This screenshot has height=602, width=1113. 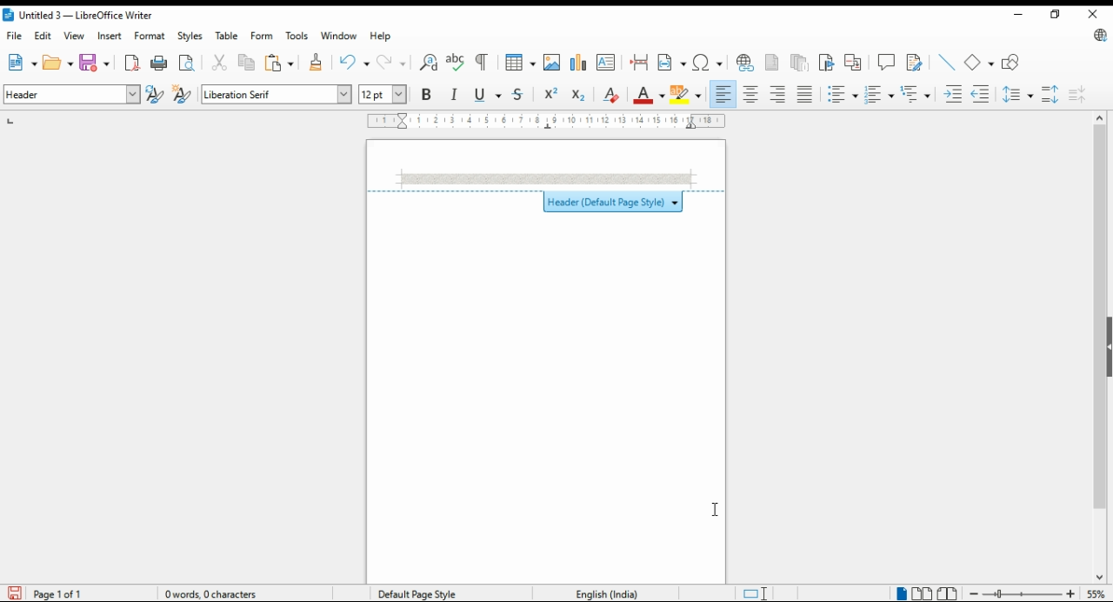 I want to click on new style from selection, so click(x=184, y=95).